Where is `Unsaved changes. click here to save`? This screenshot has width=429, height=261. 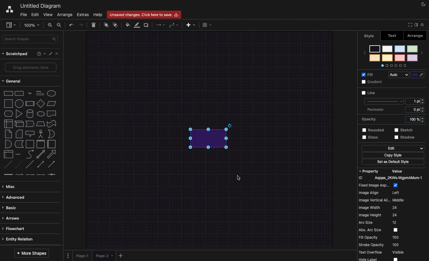 Unsaved changes. click here to save is located at coordinates (145, 14).